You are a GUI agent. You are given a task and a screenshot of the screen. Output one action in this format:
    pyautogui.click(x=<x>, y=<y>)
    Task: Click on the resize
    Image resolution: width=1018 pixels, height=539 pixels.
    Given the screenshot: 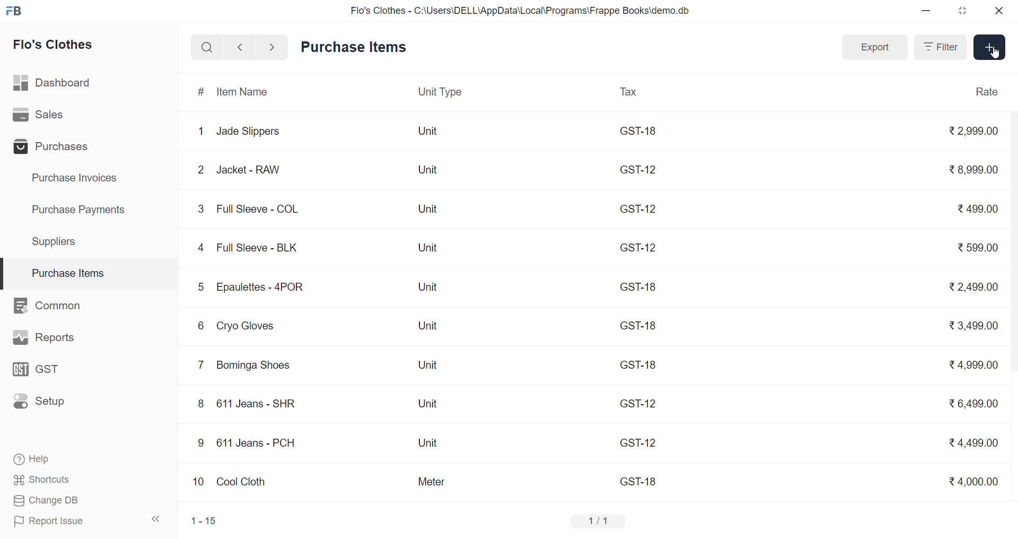 What is the action you would take?
    pyautogui.click(x=963, y=11)
    